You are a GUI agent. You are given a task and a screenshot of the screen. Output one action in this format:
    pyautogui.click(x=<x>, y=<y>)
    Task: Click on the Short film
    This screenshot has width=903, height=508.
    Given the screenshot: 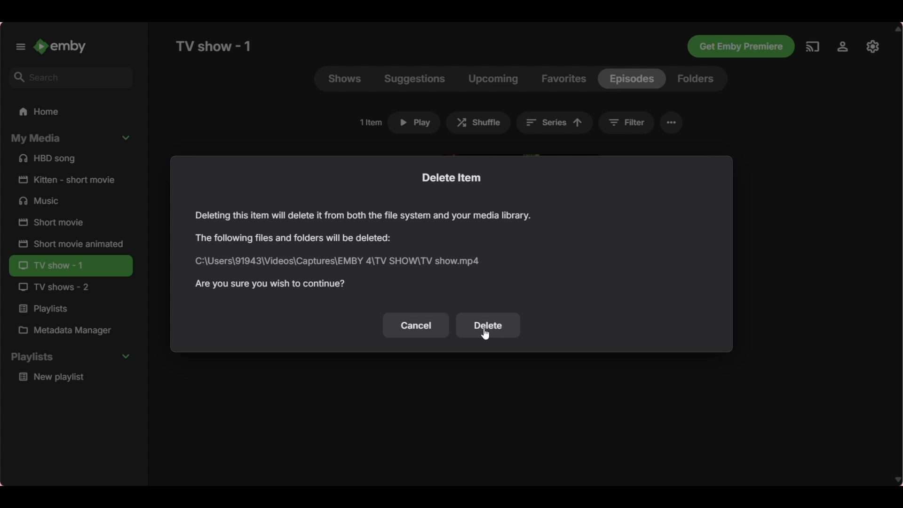 What is the action you would take?
    pyautogui.click(x=70, y=243)
    